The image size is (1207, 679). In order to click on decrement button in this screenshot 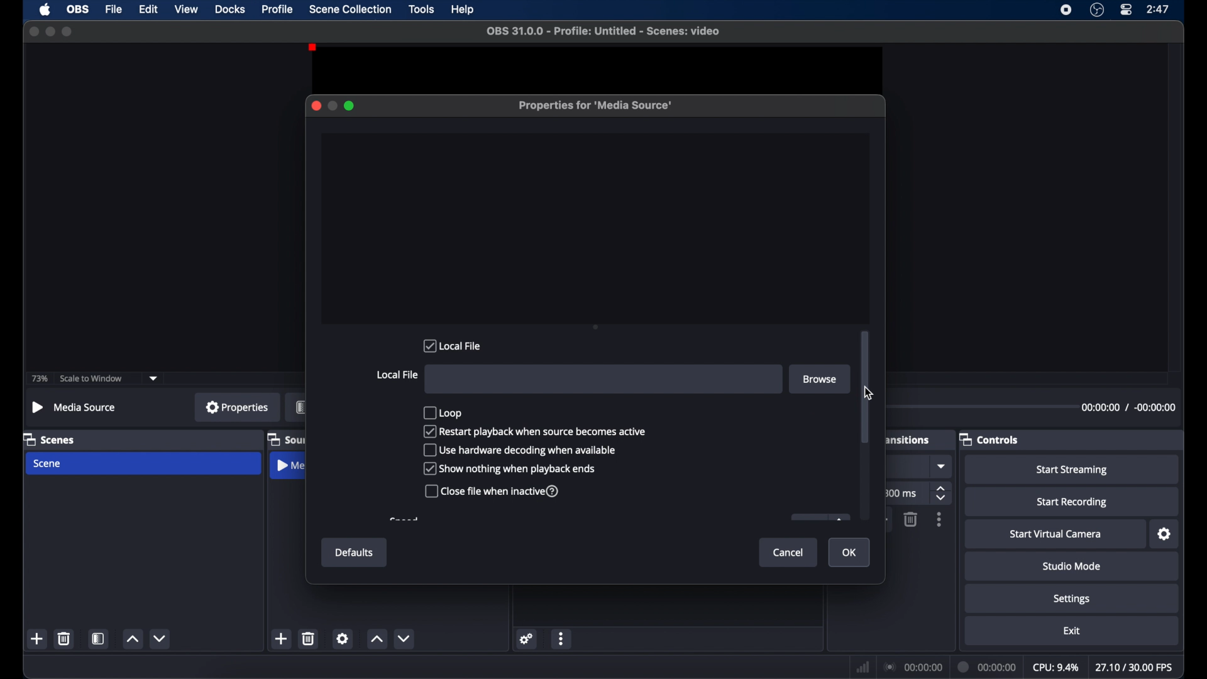, I will do `click(404, 638)`.